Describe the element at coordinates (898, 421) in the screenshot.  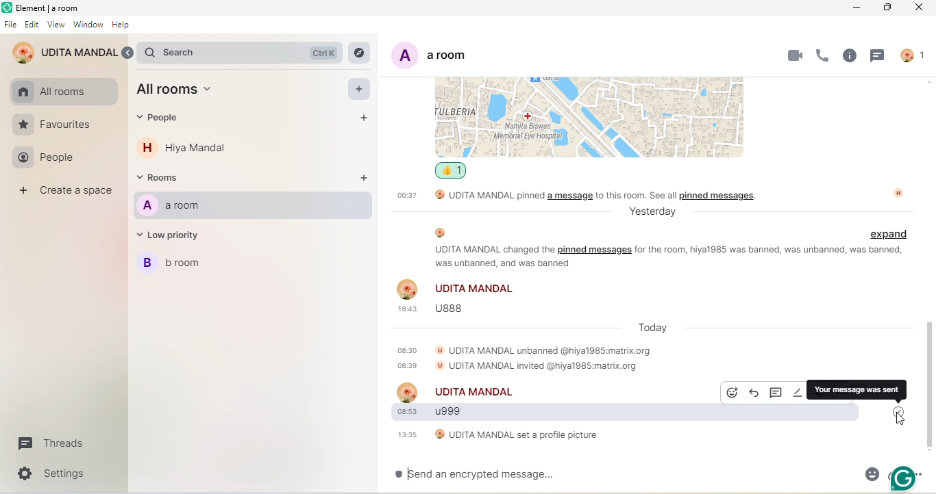
I see `Cursor` at that location.